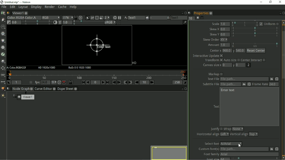 Image resolution: width=285 pixels, height=160 pixels. I want to click on text1, so click(136, 18).